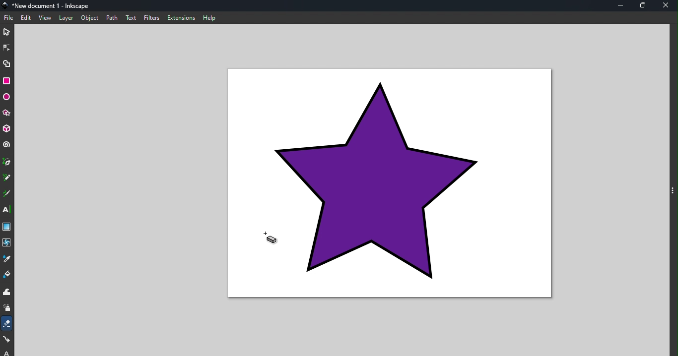  I want to click on filters, so click(152, 18).